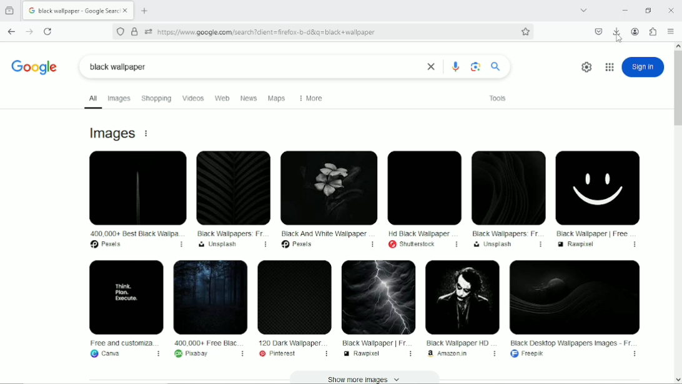 This screenshot has height=384, width=682. Describe the element at coordinates (121, 31) in the screenshot. I see `No trackers known to Firefox were detected on this page` at that location.